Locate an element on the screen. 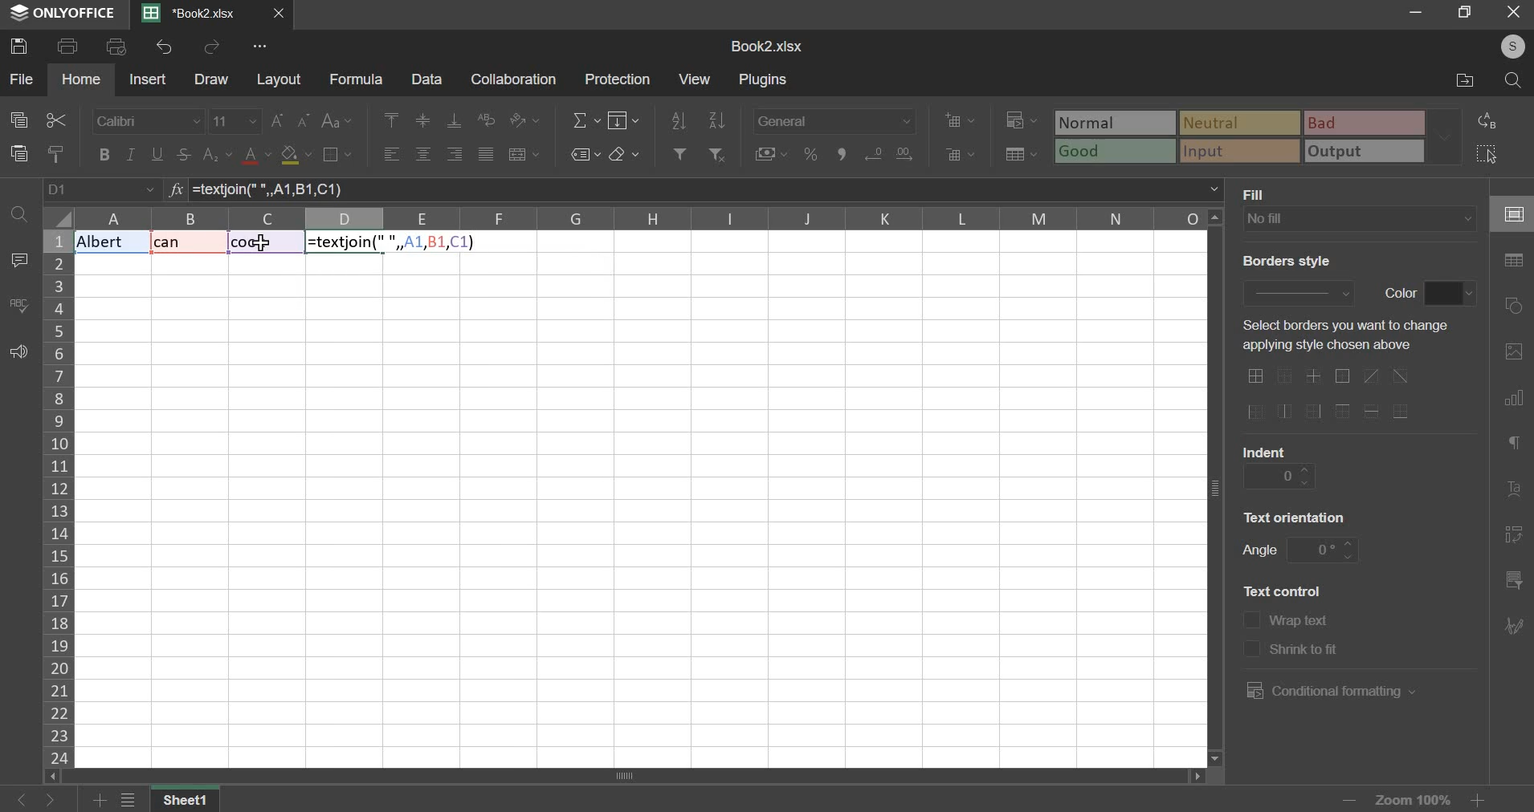 The height and width of the screenshot is (812, 1534). text control is located at coordinates (1250, 635).